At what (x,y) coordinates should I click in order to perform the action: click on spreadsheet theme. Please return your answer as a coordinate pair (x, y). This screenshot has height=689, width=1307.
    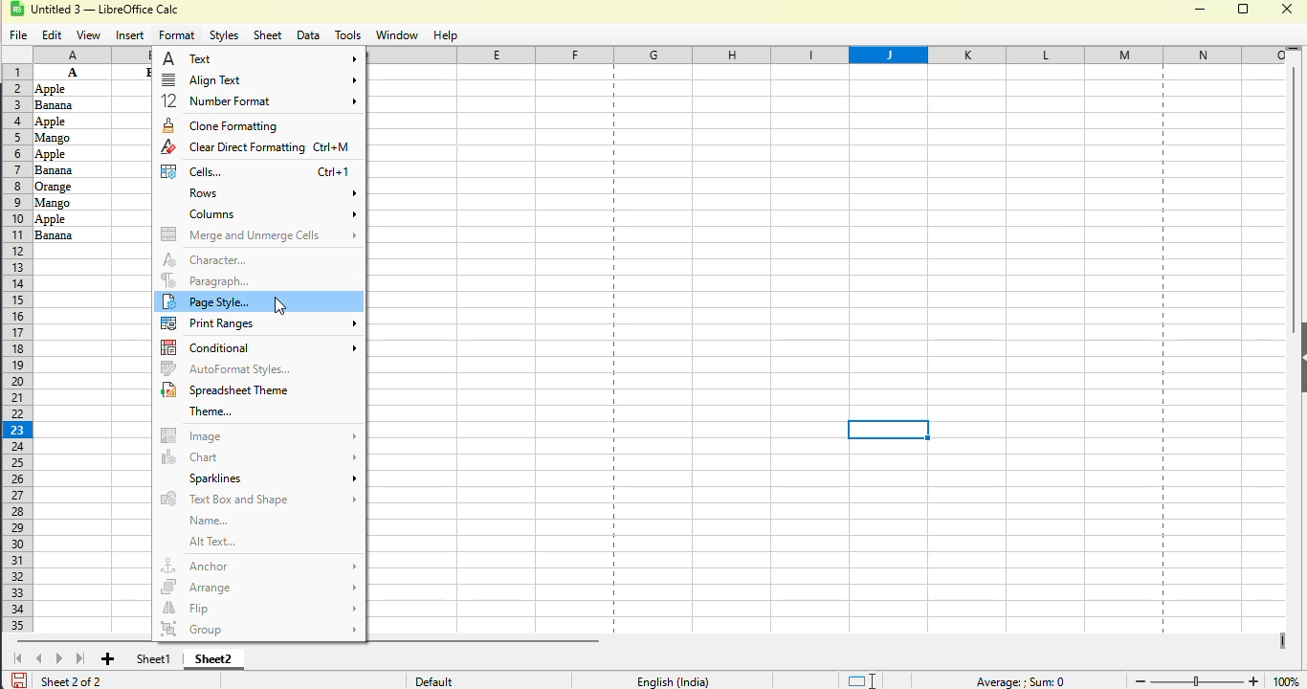
    Looking at the image, I should click on (226, 389).